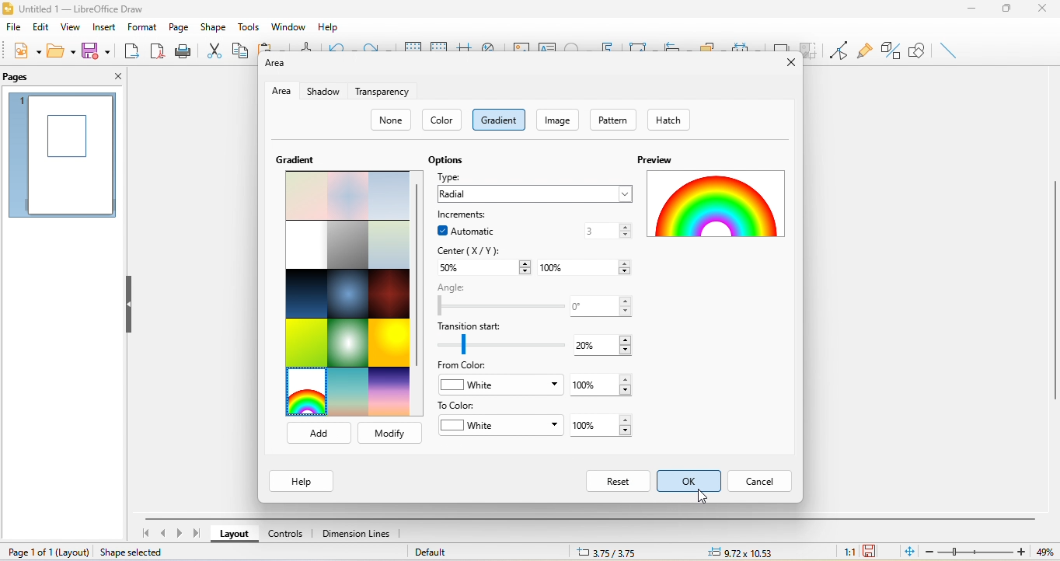  Describe the element at coordinates (919, 48) in the screenshot. I see `show draw function` at that location.